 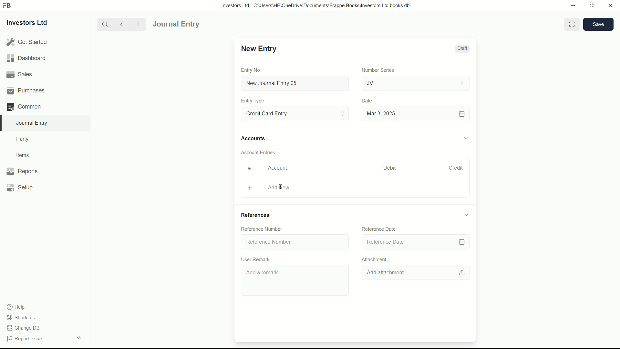 I want to click on minimize, so click(x=572, y=5).